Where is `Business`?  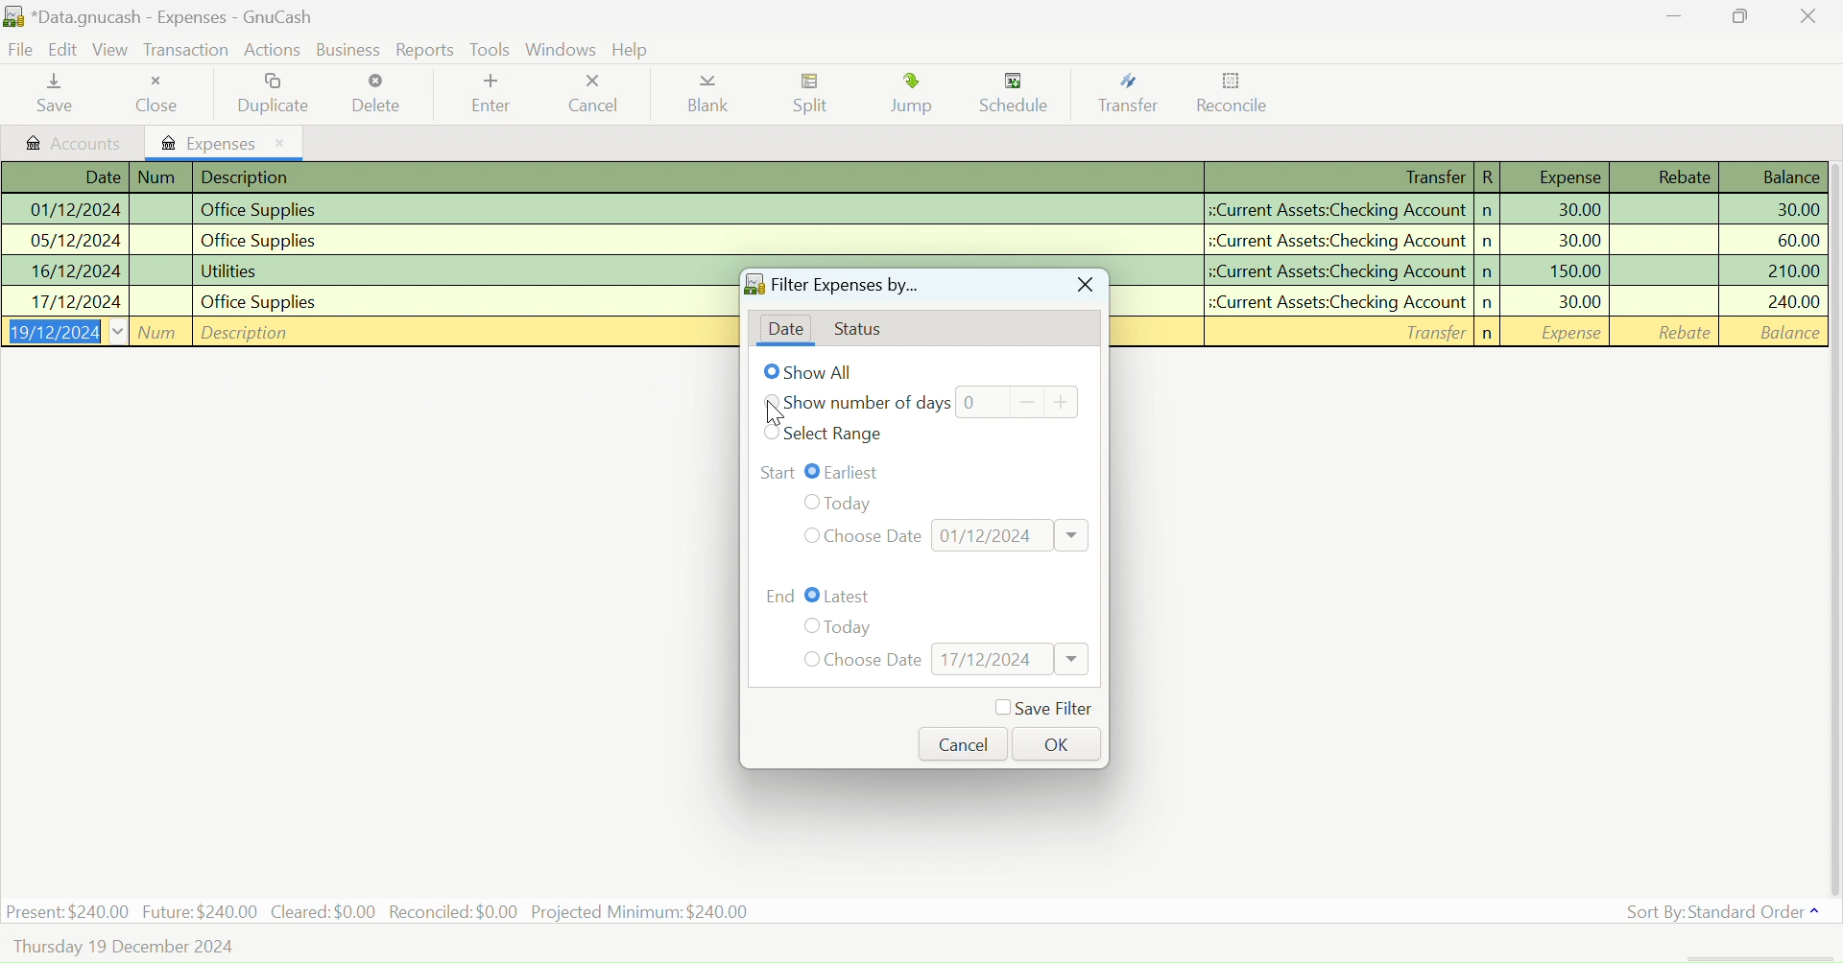
Business is located at coordinates (351, 50).